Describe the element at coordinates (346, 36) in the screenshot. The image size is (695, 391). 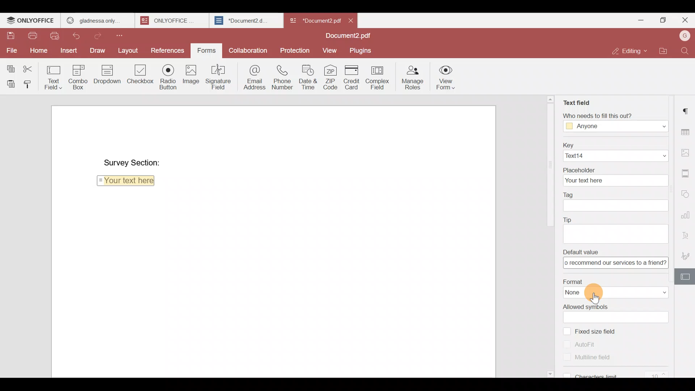
I see `Document2.pdf` at that location.